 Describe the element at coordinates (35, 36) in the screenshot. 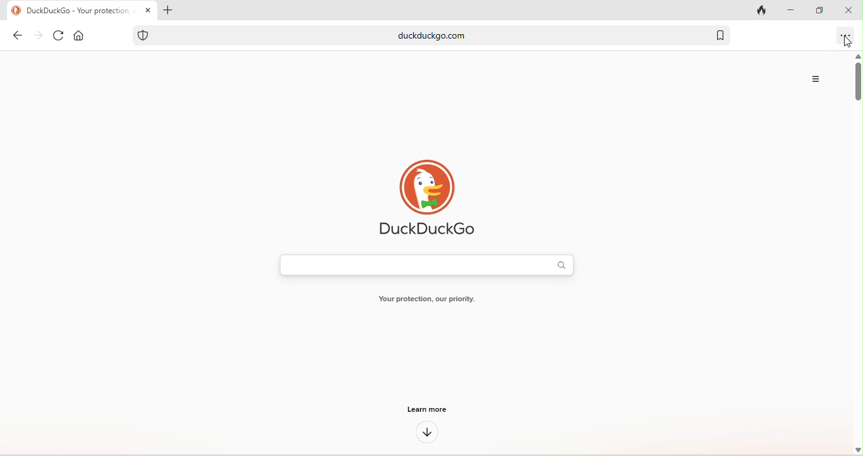

I see `forward` at that location.